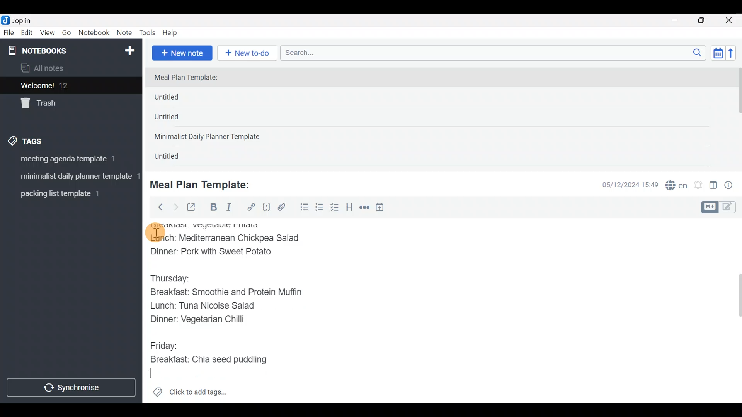 The width and height of the screenshot is (742, 417). I want to click on Dinner: Vegetarian Chilli, so click(204, 321).